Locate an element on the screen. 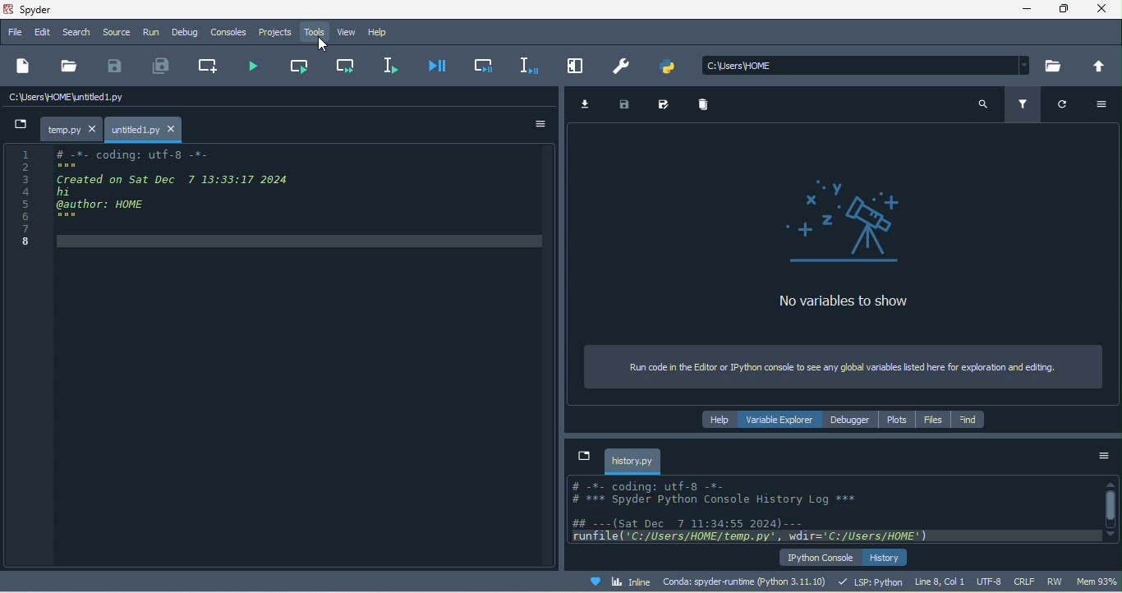 The height and width of the screenshot is (593, 1122). debug file is located at coordinates (443, 66).